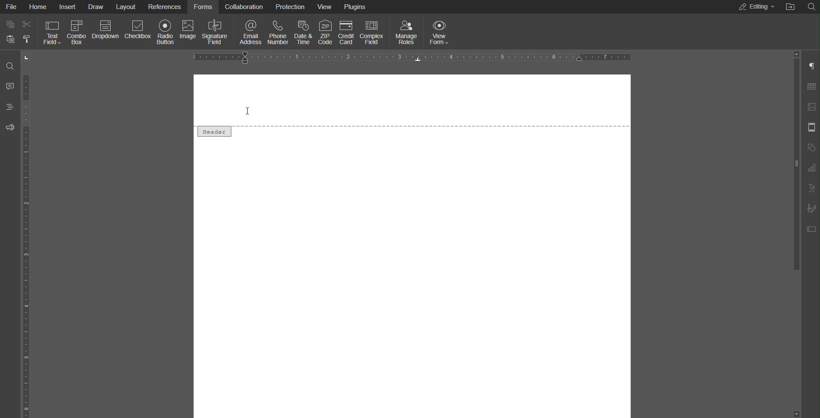 Image resolution: width=820 pixels, height=418 pixels. Describe the element at coordinates (325, 32) in the screenshot. I see `Zip Code` at that location.